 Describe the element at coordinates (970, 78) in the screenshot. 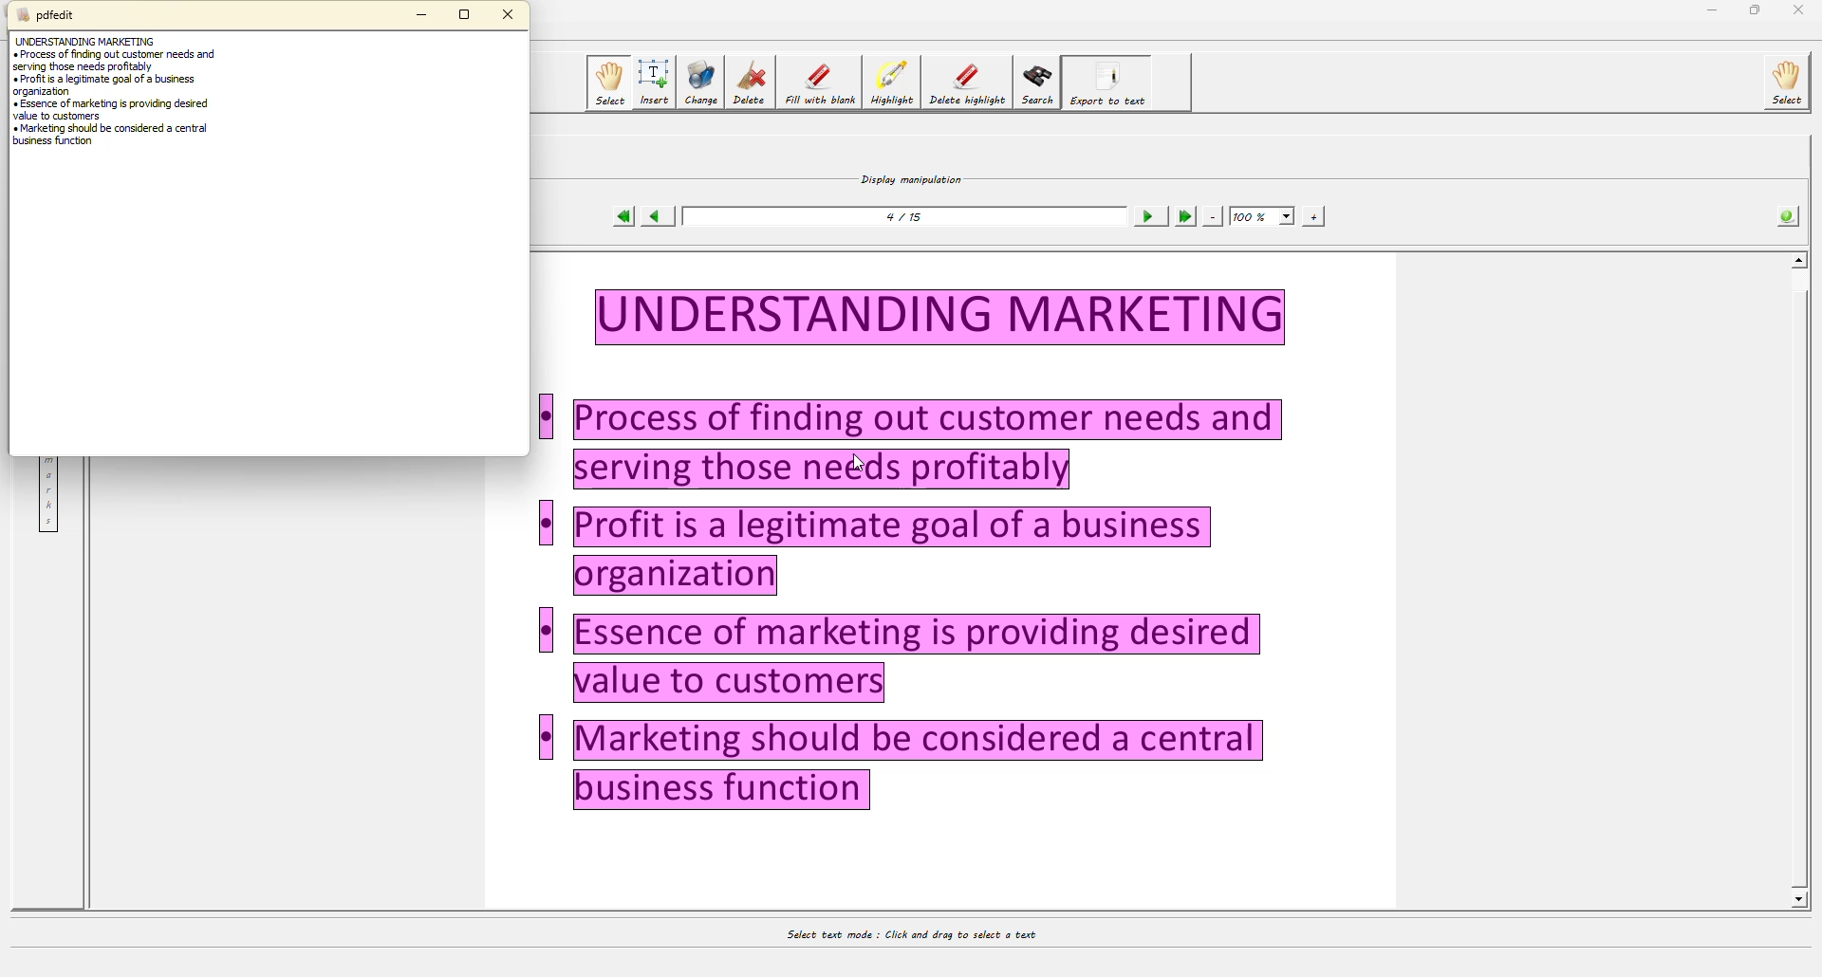

I see `delete highlight` at that location.